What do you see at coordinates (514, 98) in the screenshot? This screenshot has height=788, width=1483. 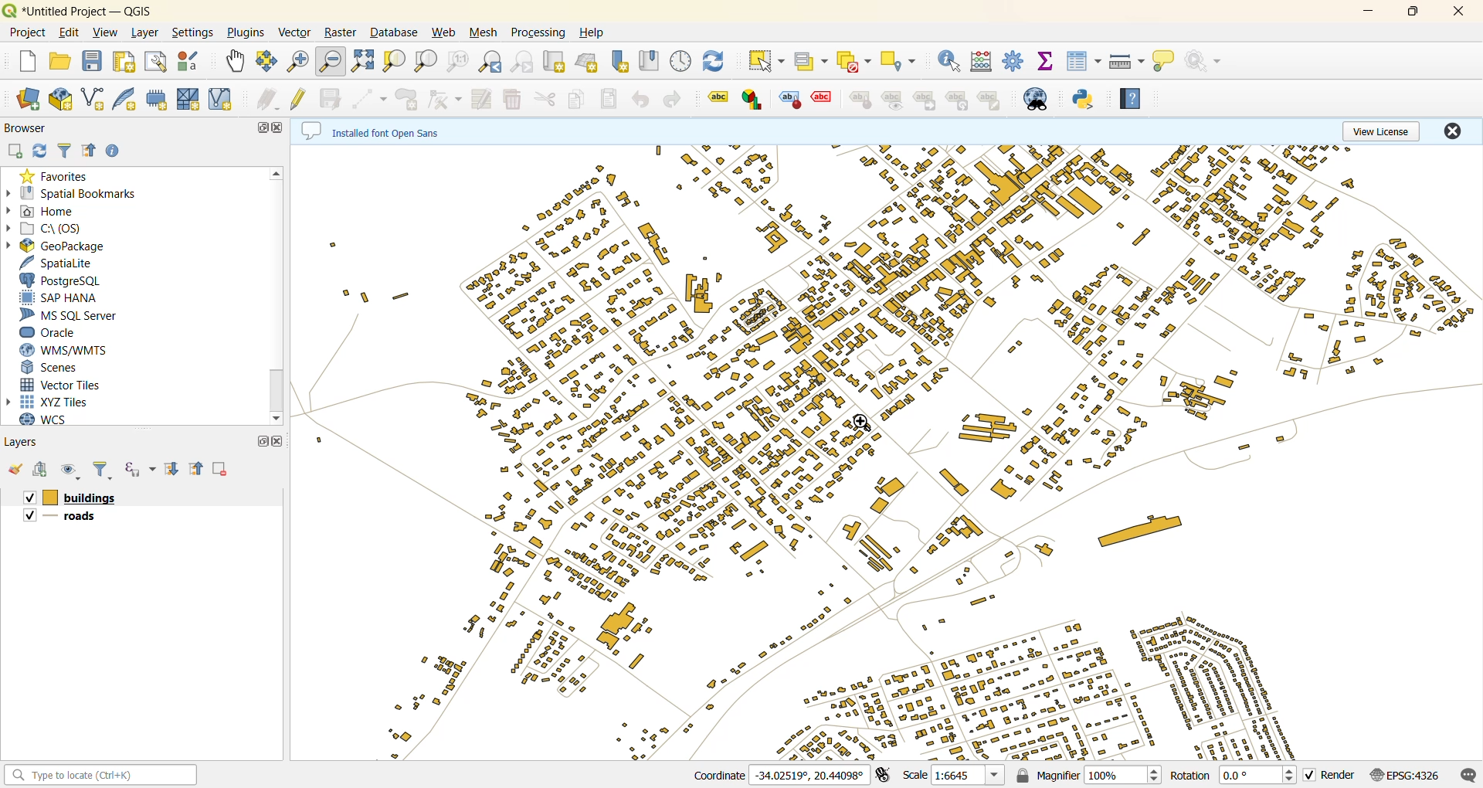 I see `delete` at bounding box center [514, 98].